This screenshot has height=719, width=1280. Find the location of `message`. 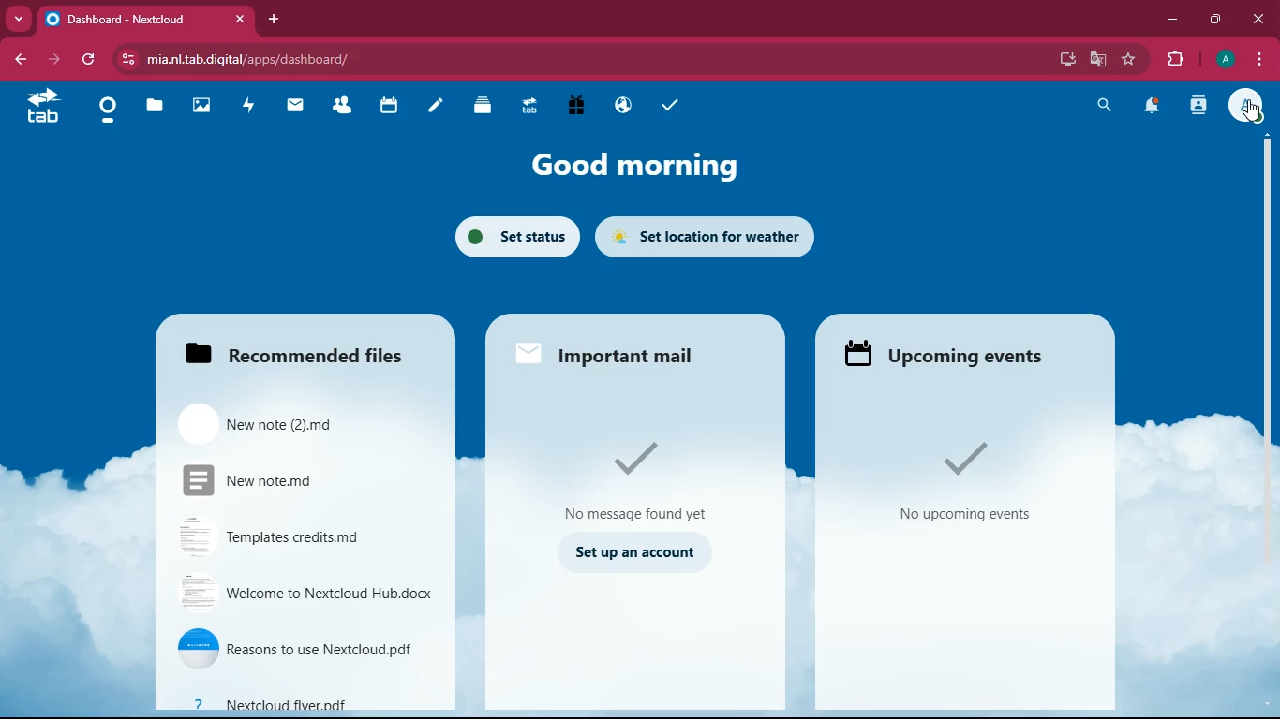

message is located at coordinates (636, 477).